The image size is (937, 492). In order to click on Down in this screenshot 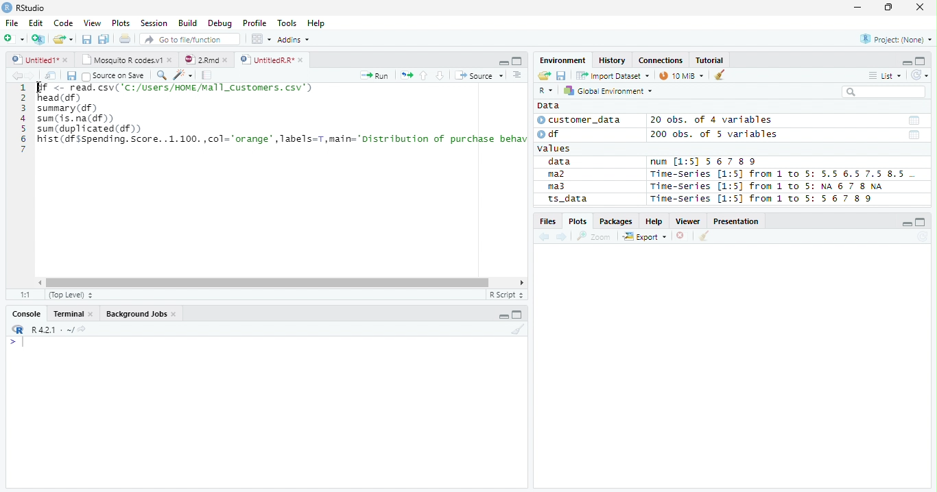, I will do `click(440, 76)`.